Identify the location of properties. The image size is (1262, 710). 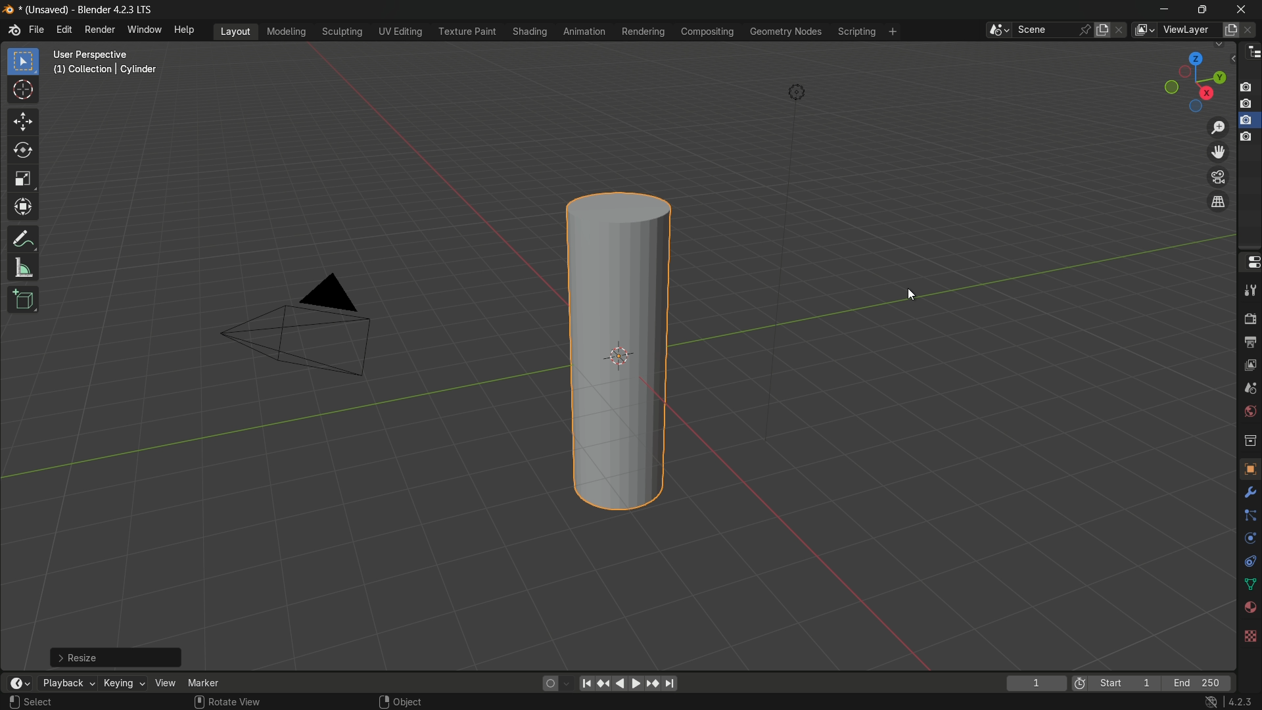
(1250, 262).